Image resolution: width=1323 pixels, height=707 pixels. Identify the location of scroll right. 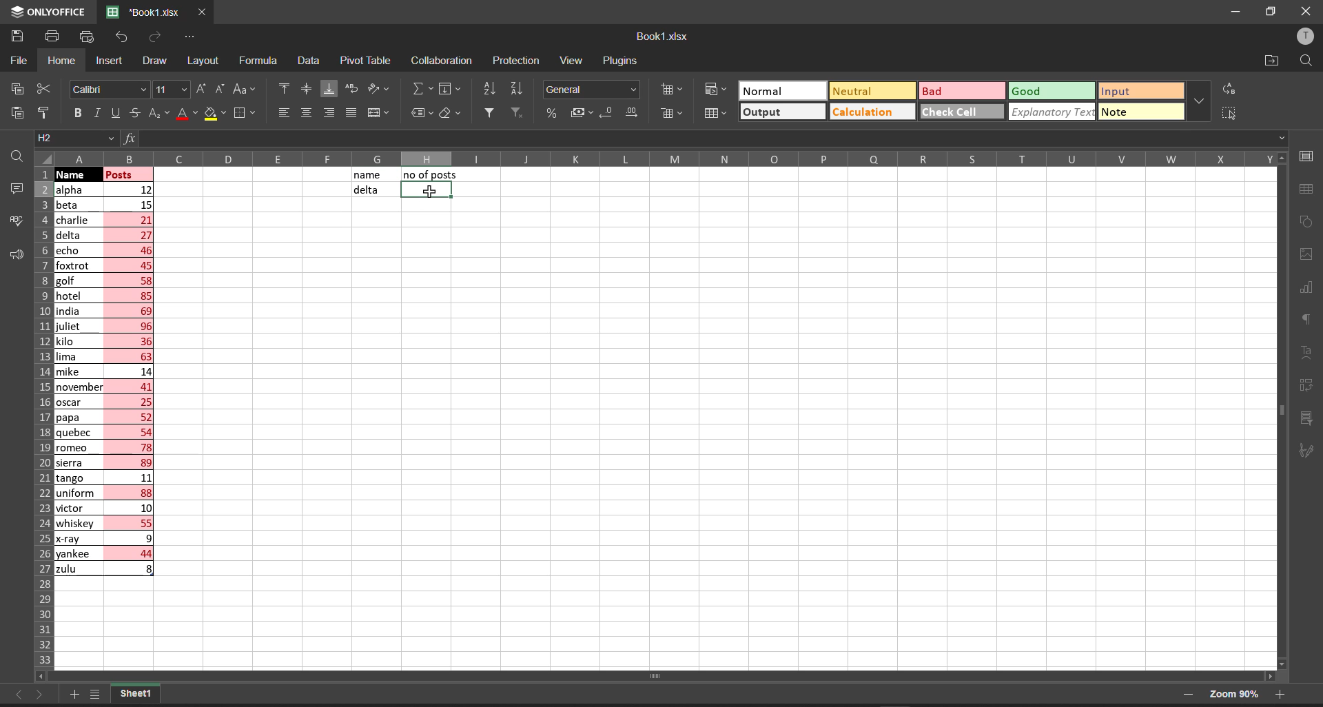
(1266, 674).